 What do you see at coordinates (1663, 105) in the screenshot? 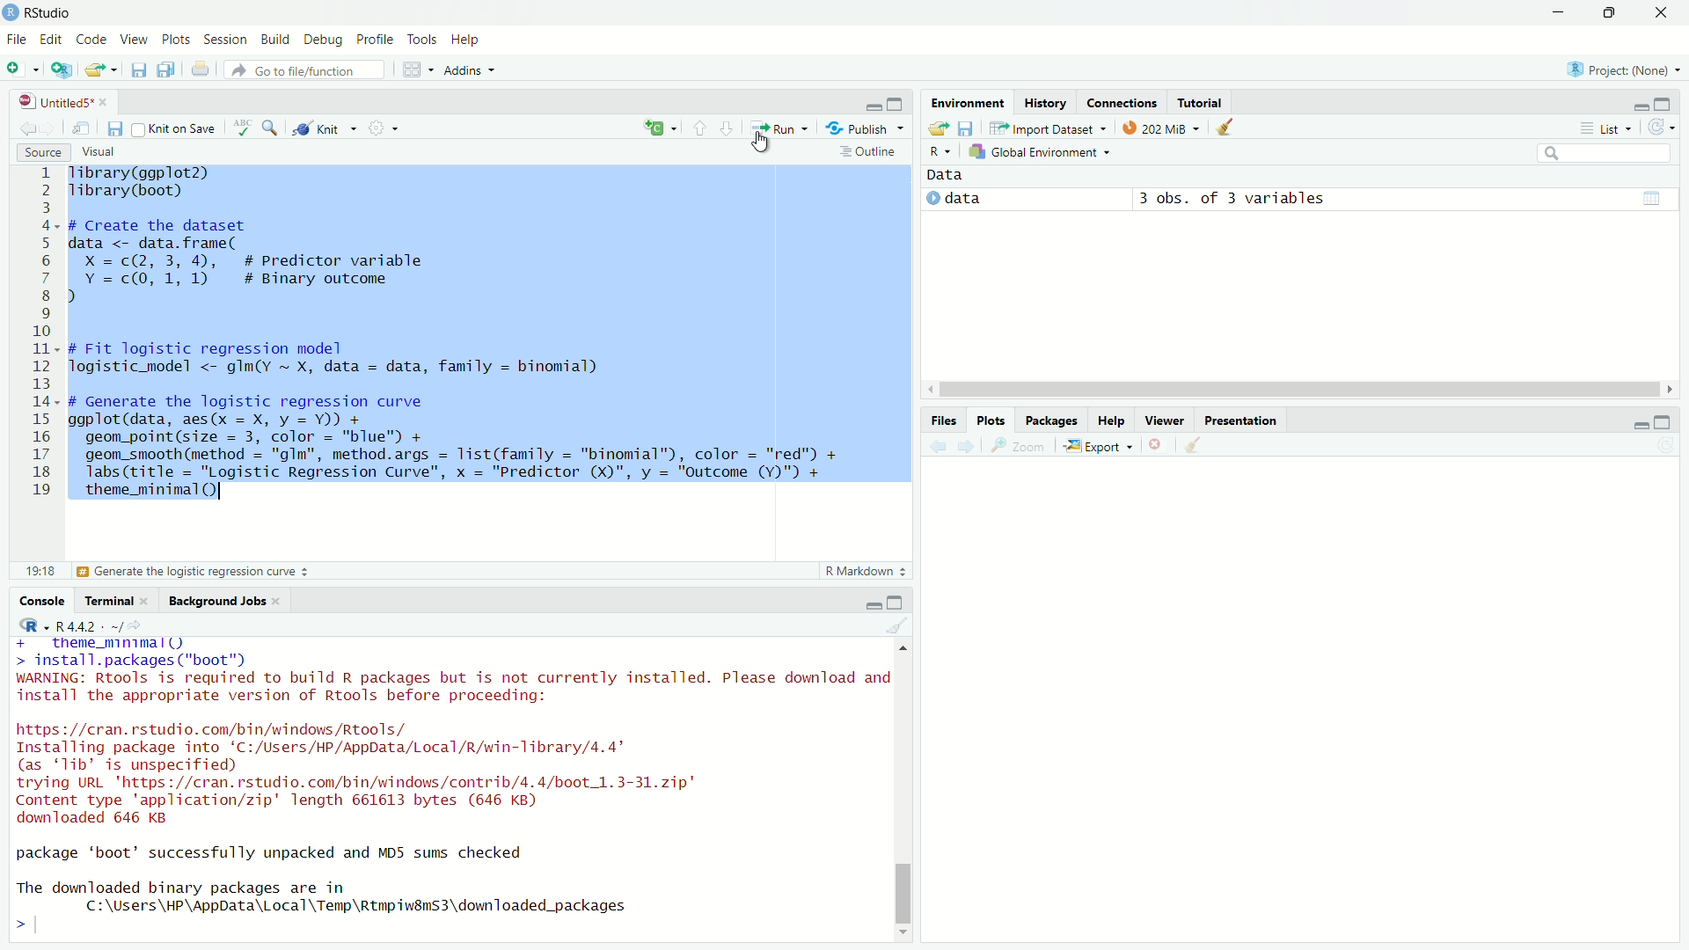
I see `maximize` at bounding box center [1663, 105].